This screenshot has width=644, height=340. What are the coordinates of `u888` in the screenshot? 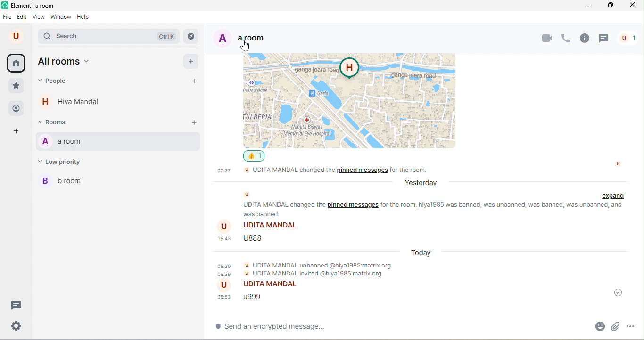 It's located at (243, 241).